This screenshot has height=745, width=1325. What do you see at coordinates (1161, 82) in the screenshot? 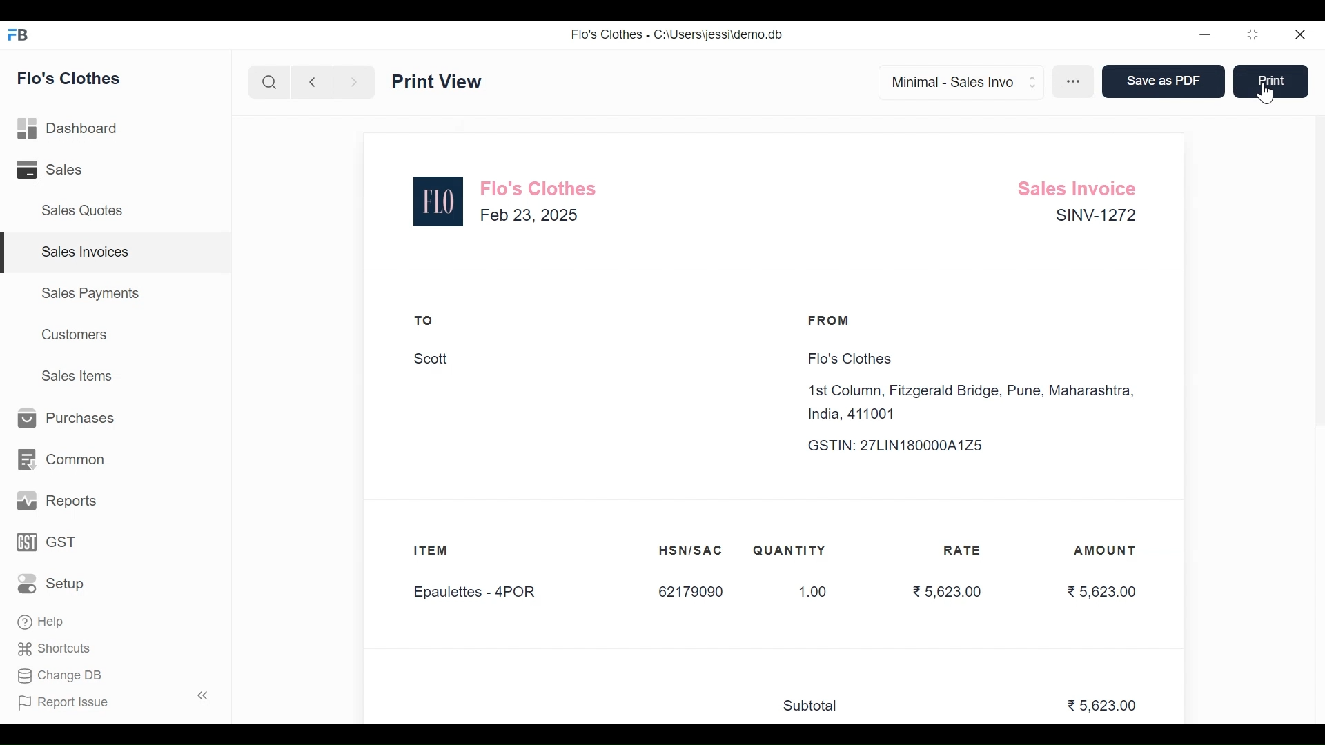
I see `Save as PDF` at bounding box center [1161, 82].